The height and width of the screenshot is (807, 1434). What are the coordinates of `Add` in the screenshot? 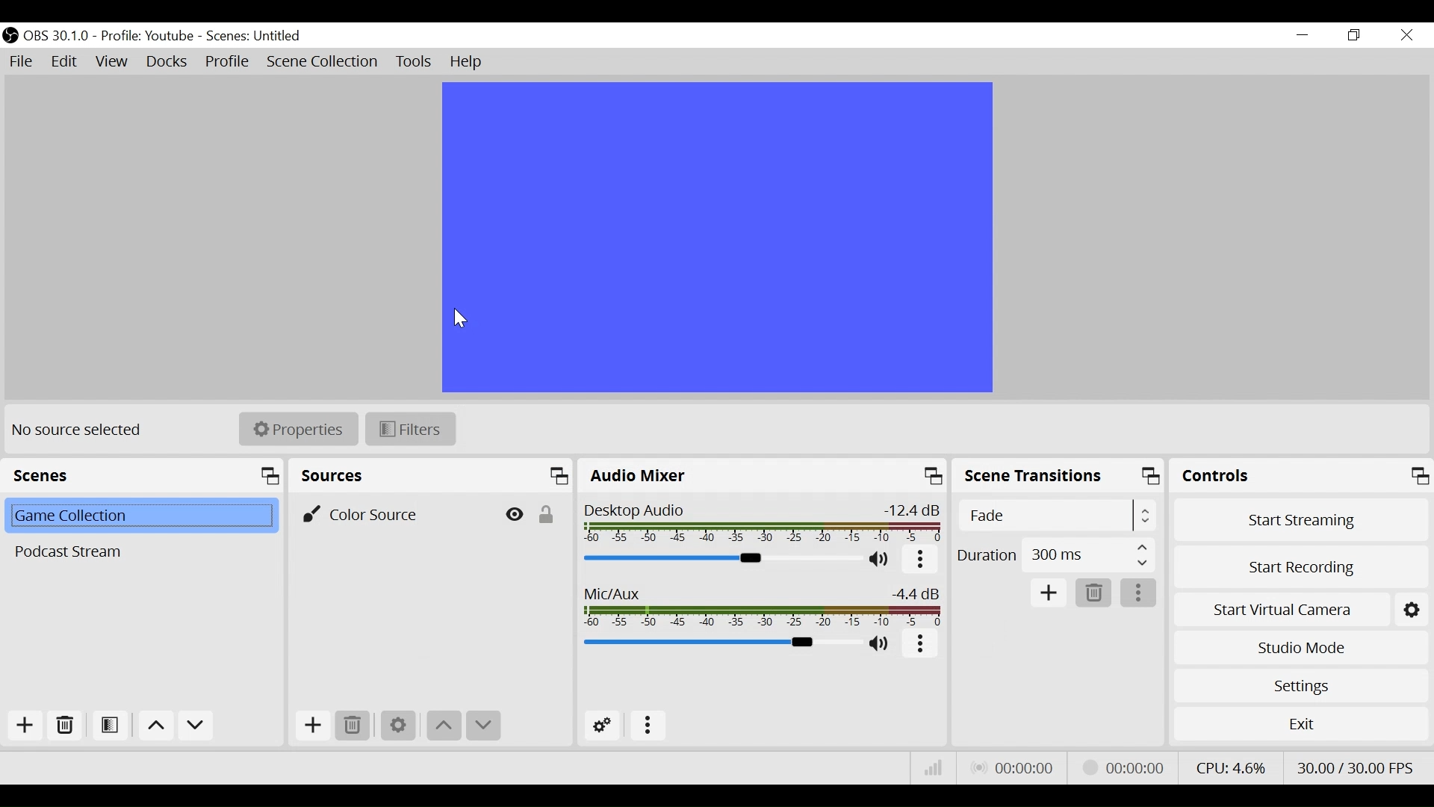 It's located at (1049, 593).